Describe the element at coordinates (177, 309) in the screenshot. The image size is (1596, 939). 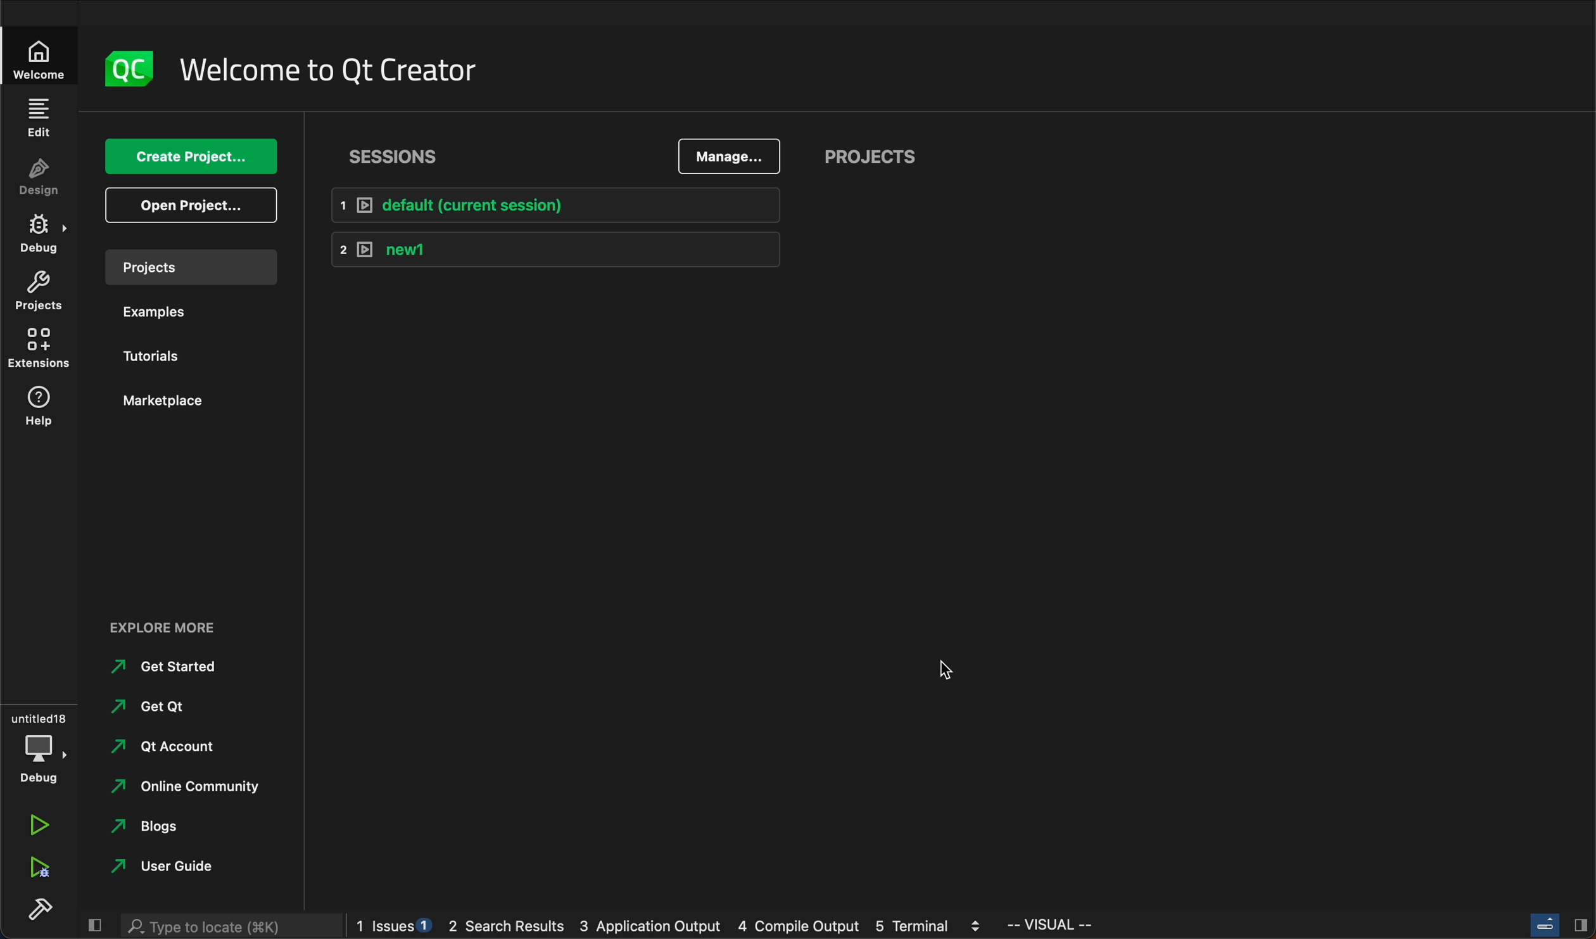
I see `examples` at that location.